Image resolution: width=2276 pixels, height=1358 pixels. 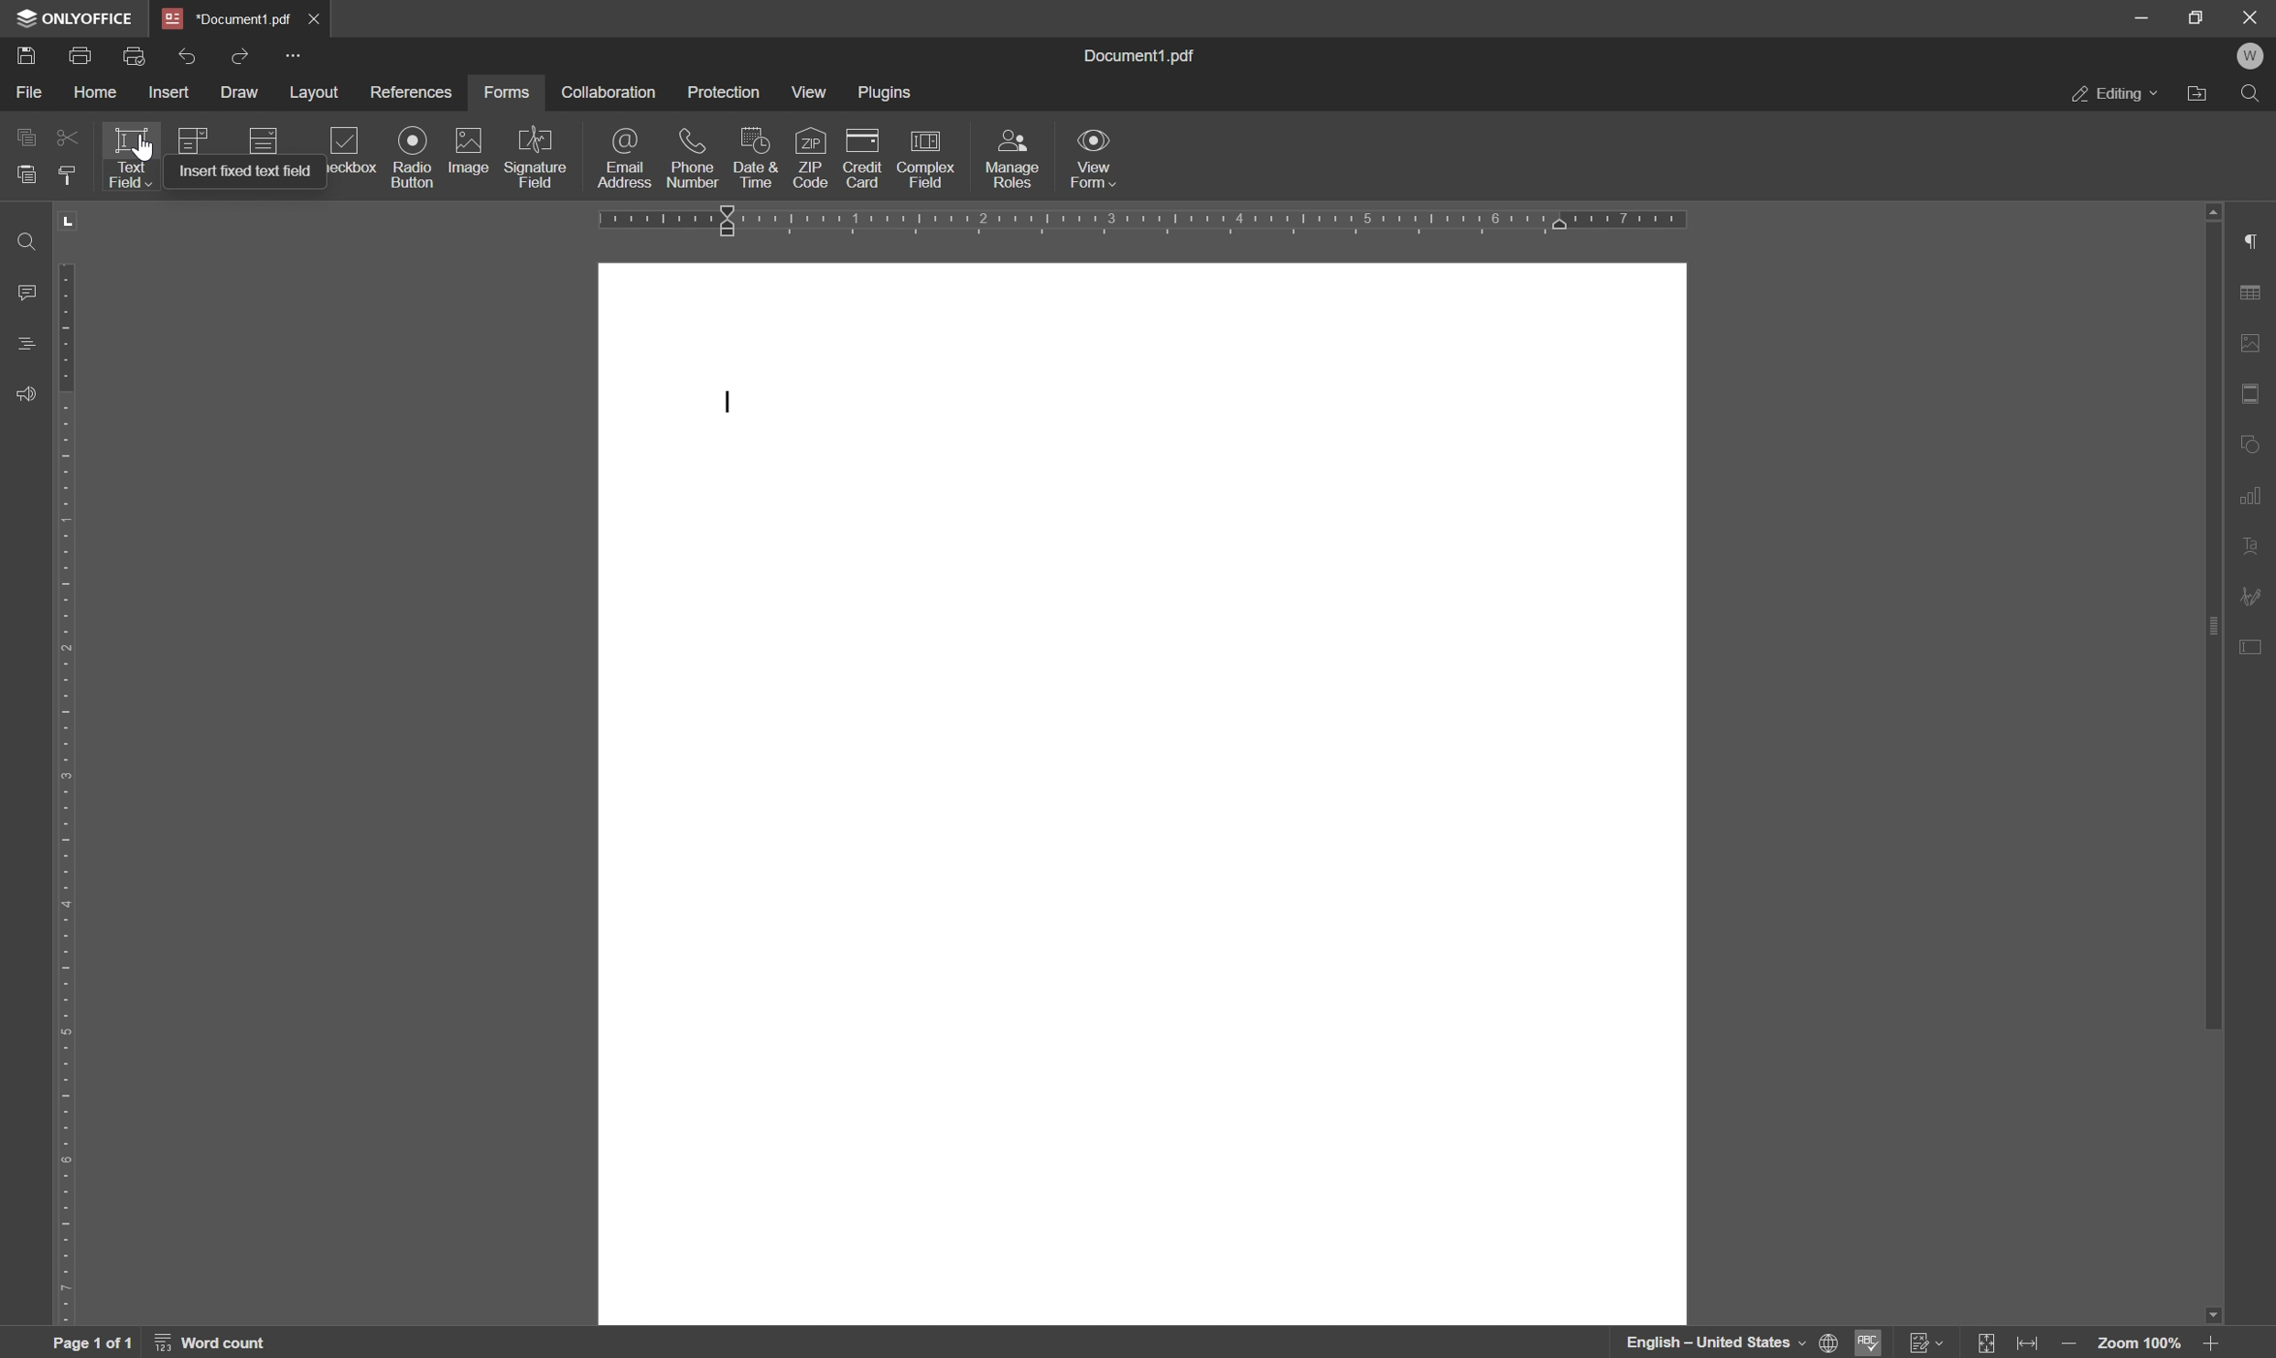 What do you see at coordinates (755, 158) in the screenshot?
I see `date and time` at bounding box center [755, 158].